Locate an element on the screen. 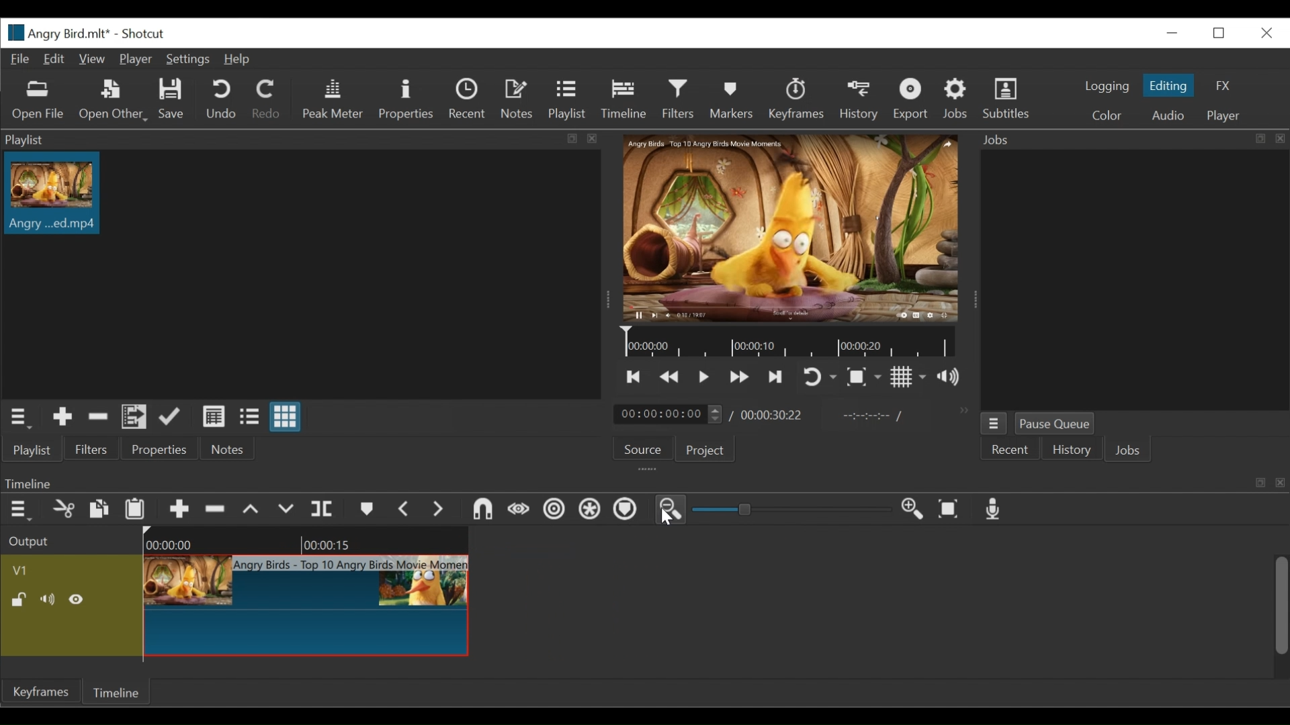 This screenshot has height=725, width=1290. Settings is located at coordinates (189, 60).